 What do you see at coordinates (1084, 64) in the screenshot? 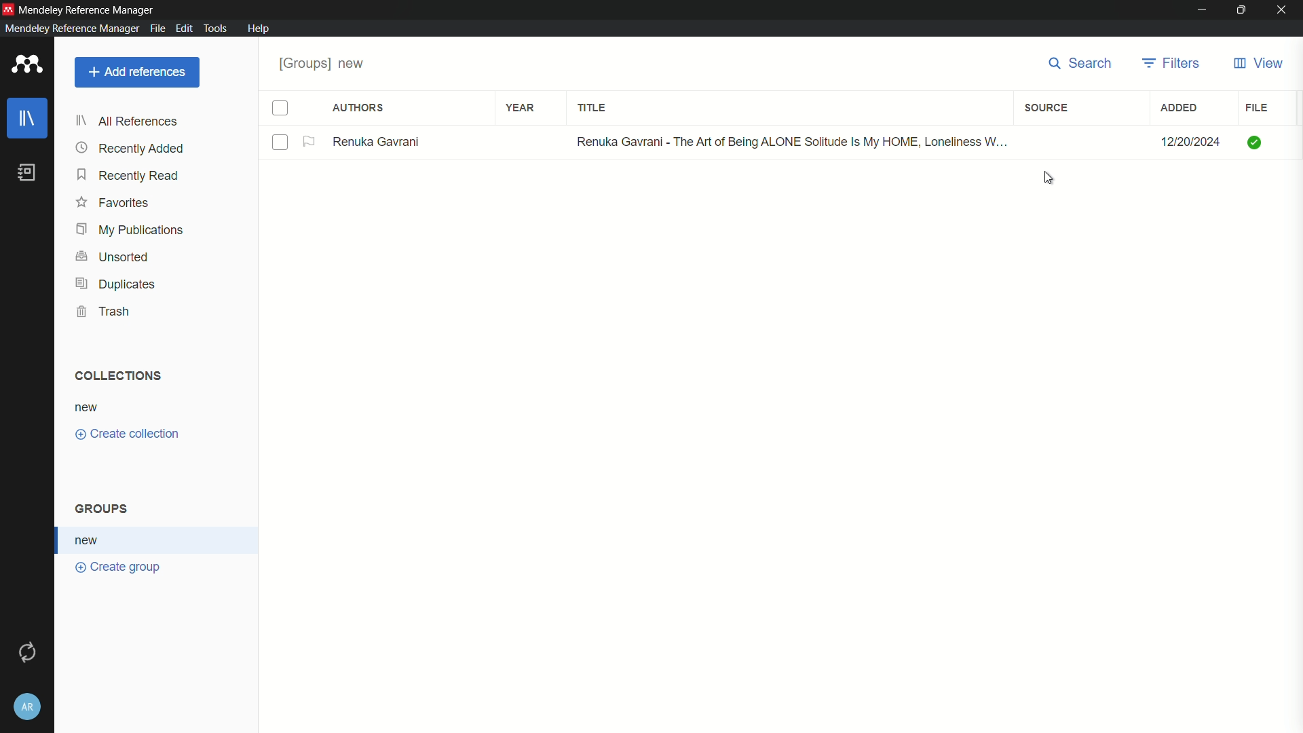
I see `search` at bounding box center [1084, 64].